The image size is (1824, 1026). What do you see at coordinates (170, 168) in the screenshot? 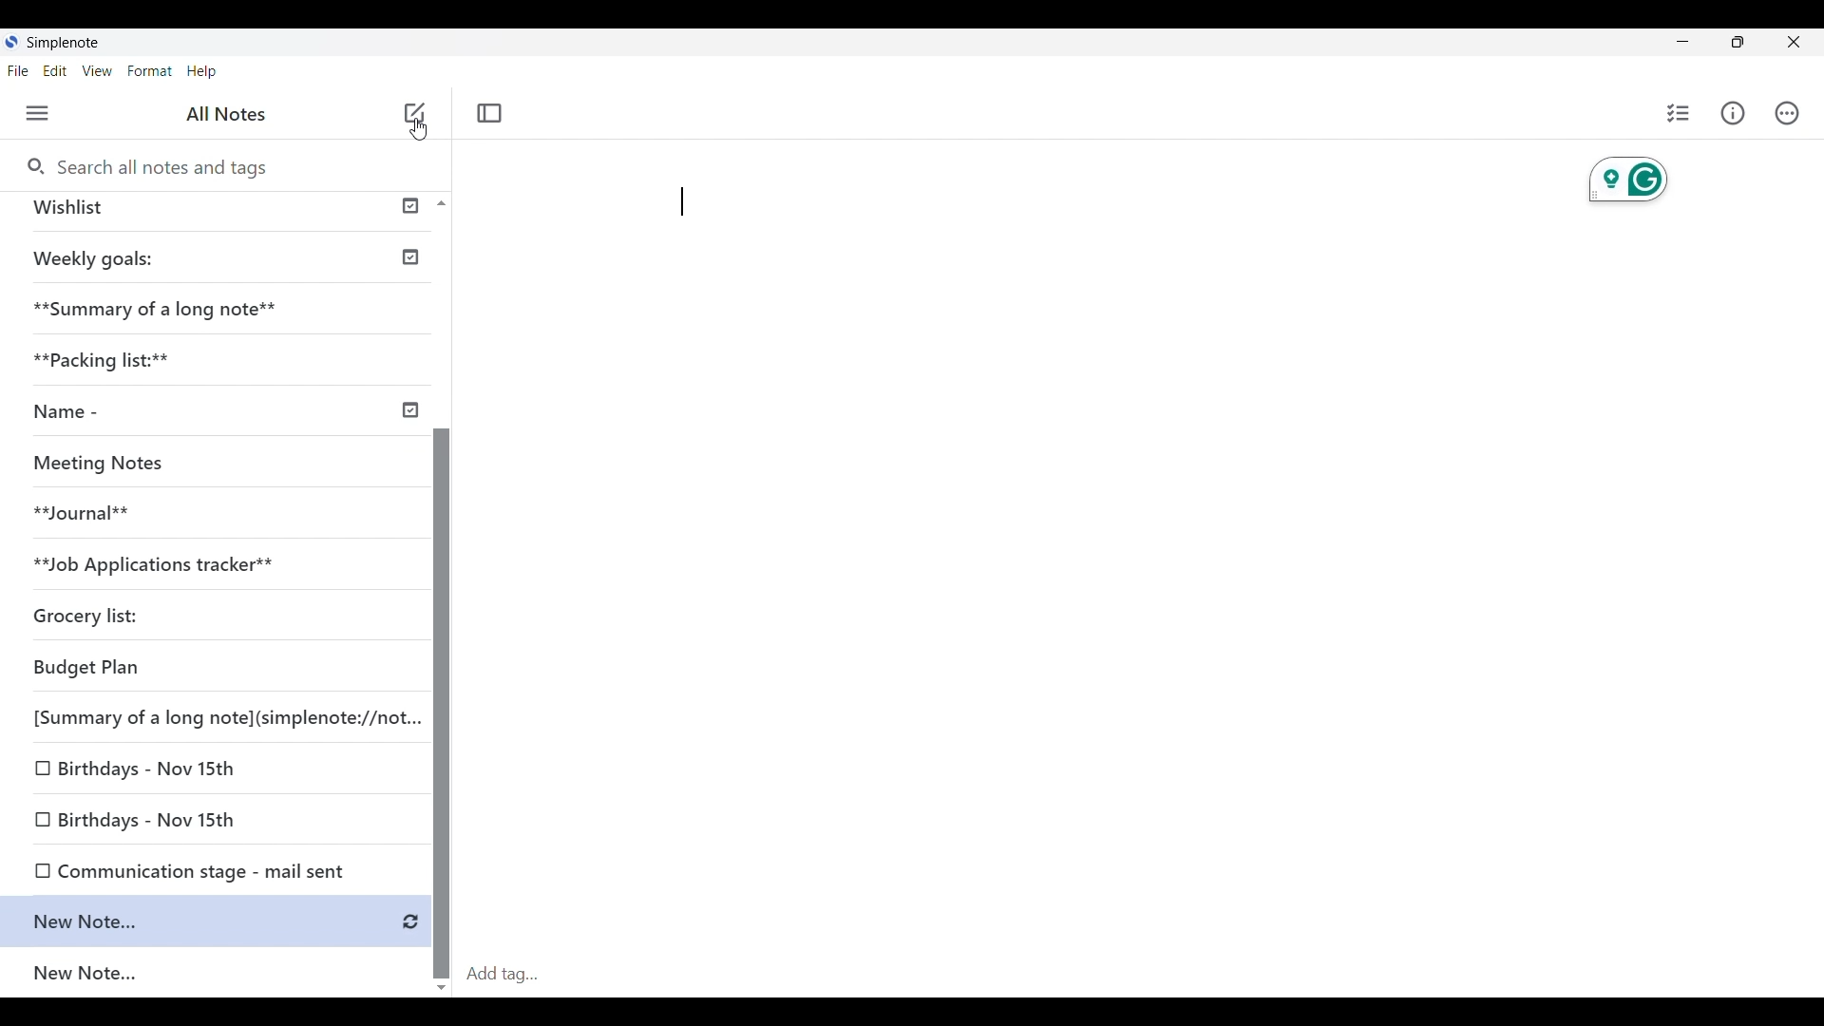
I see `Search notes` at bounding box center [170, 168].